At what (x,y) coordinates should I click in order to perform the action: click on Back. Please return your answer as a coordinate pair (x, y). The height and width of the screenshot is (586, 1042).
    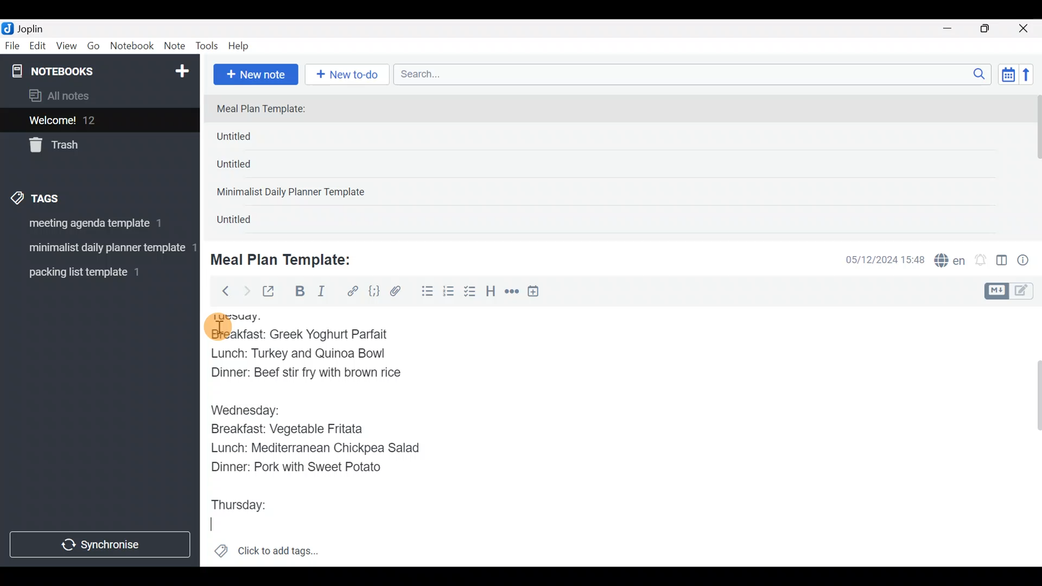
    Looking at the image, I should click on (221, 290).